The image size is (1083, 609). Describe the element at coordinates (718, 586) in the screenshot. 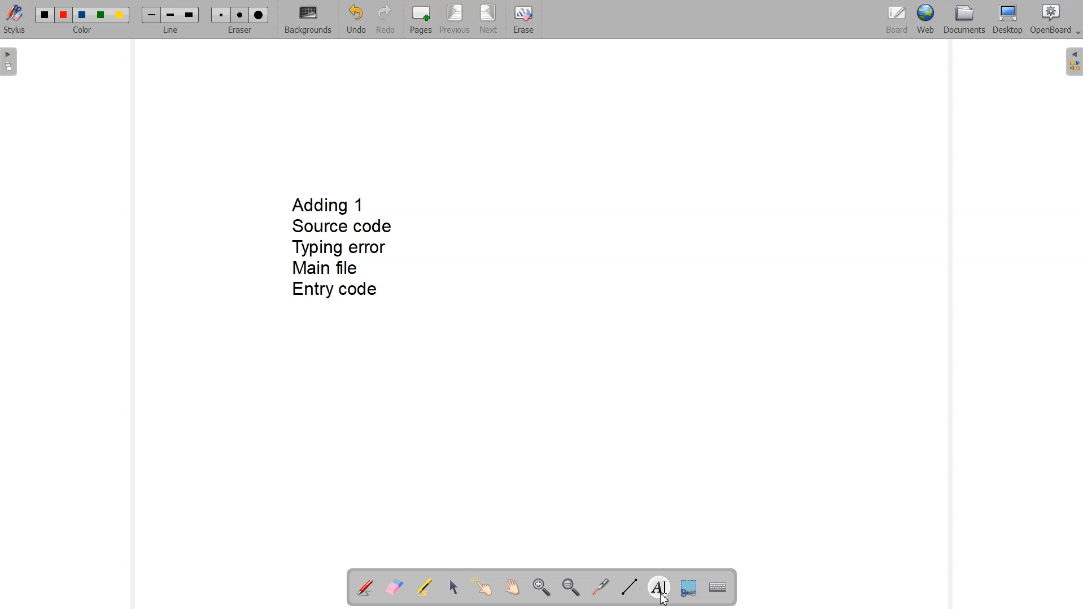

I see `Display virtual keyboard ` at that location.